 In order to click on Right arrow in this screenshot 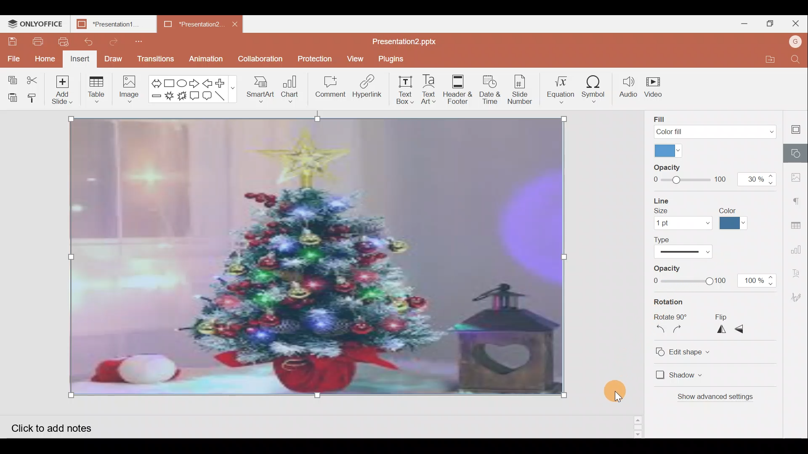, I will do `click(195, 82)`.